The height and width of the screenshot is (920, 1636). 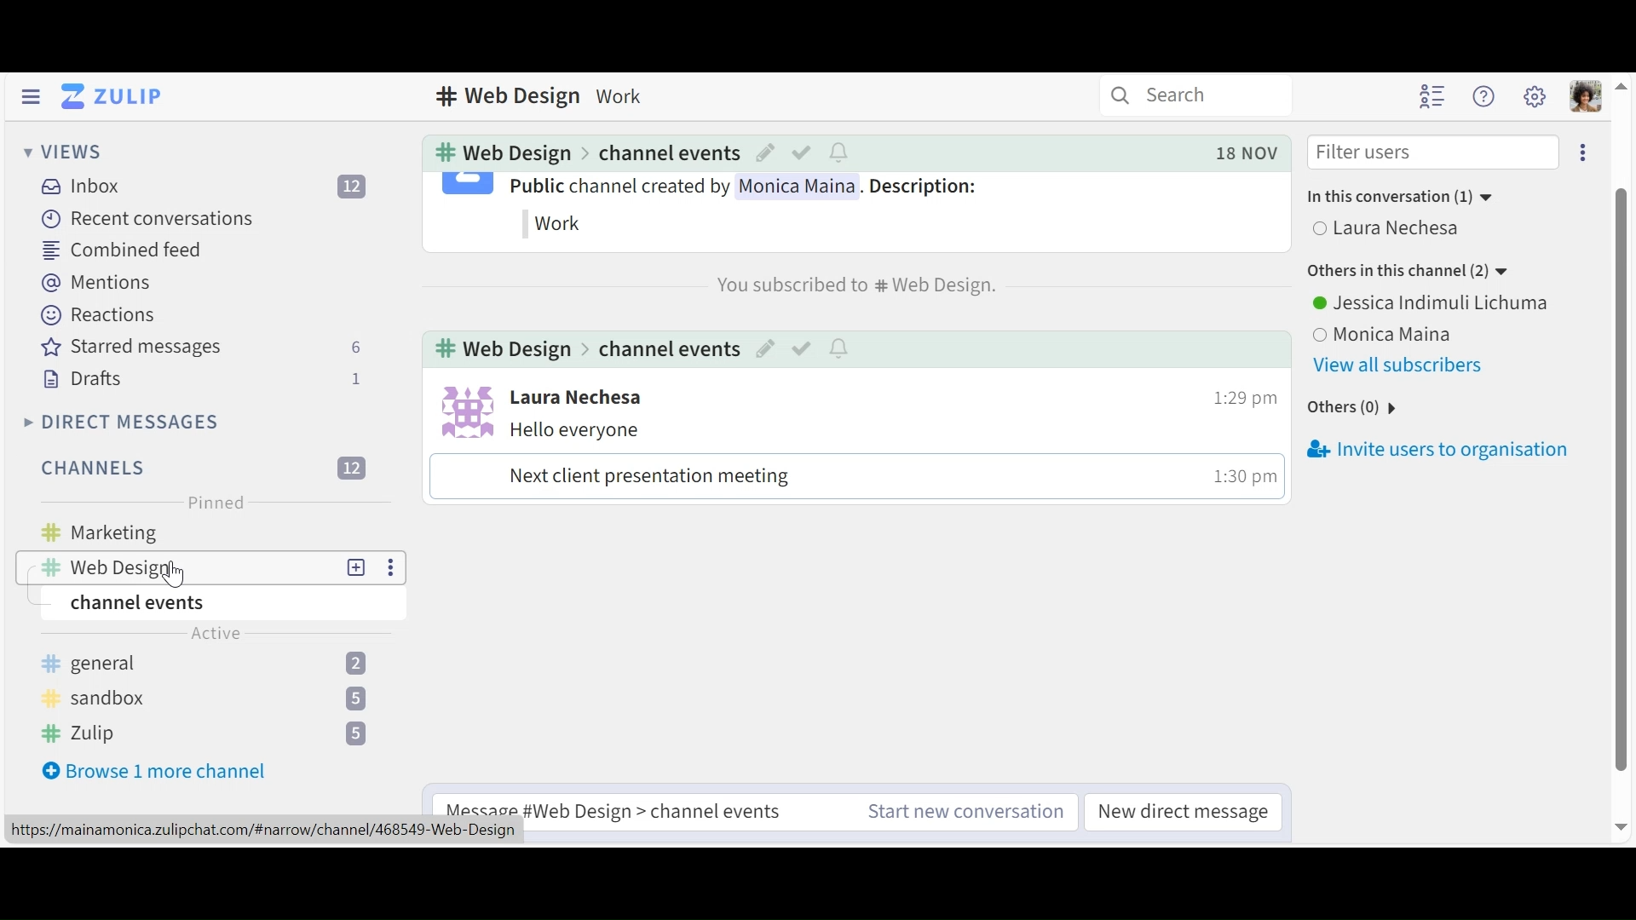 What do you see at coordinates (100, 315) in the screenshot?
I see `Reactions` at bounding box center [100, 315].